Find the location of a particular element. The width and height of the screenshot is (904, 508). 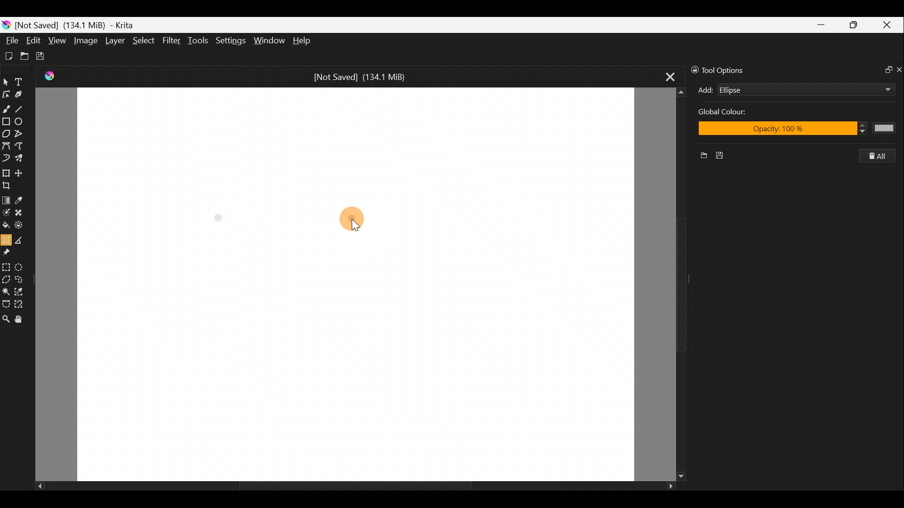

Edit shapes tool is located at coordinates (8, 93).